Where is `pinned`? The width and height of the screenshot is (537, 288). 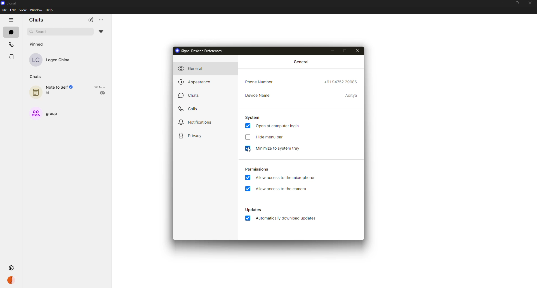
pinned is located at coordinates (38, 44).